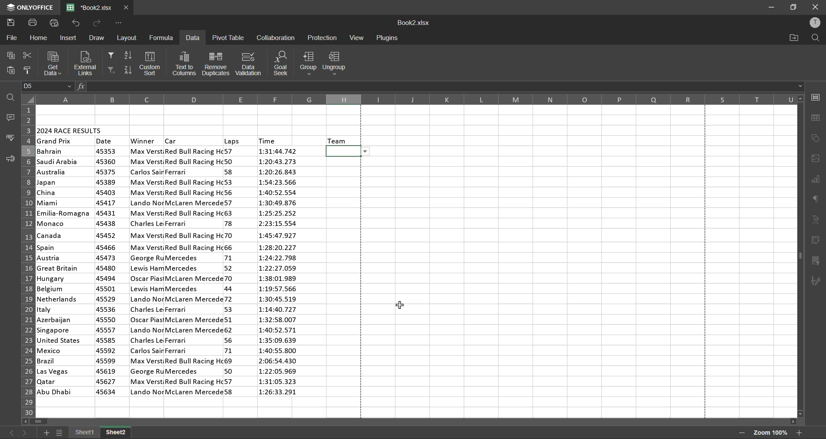  Describe the element at coordinates (416, 99) in the screenshot. I see `column names` at that location.